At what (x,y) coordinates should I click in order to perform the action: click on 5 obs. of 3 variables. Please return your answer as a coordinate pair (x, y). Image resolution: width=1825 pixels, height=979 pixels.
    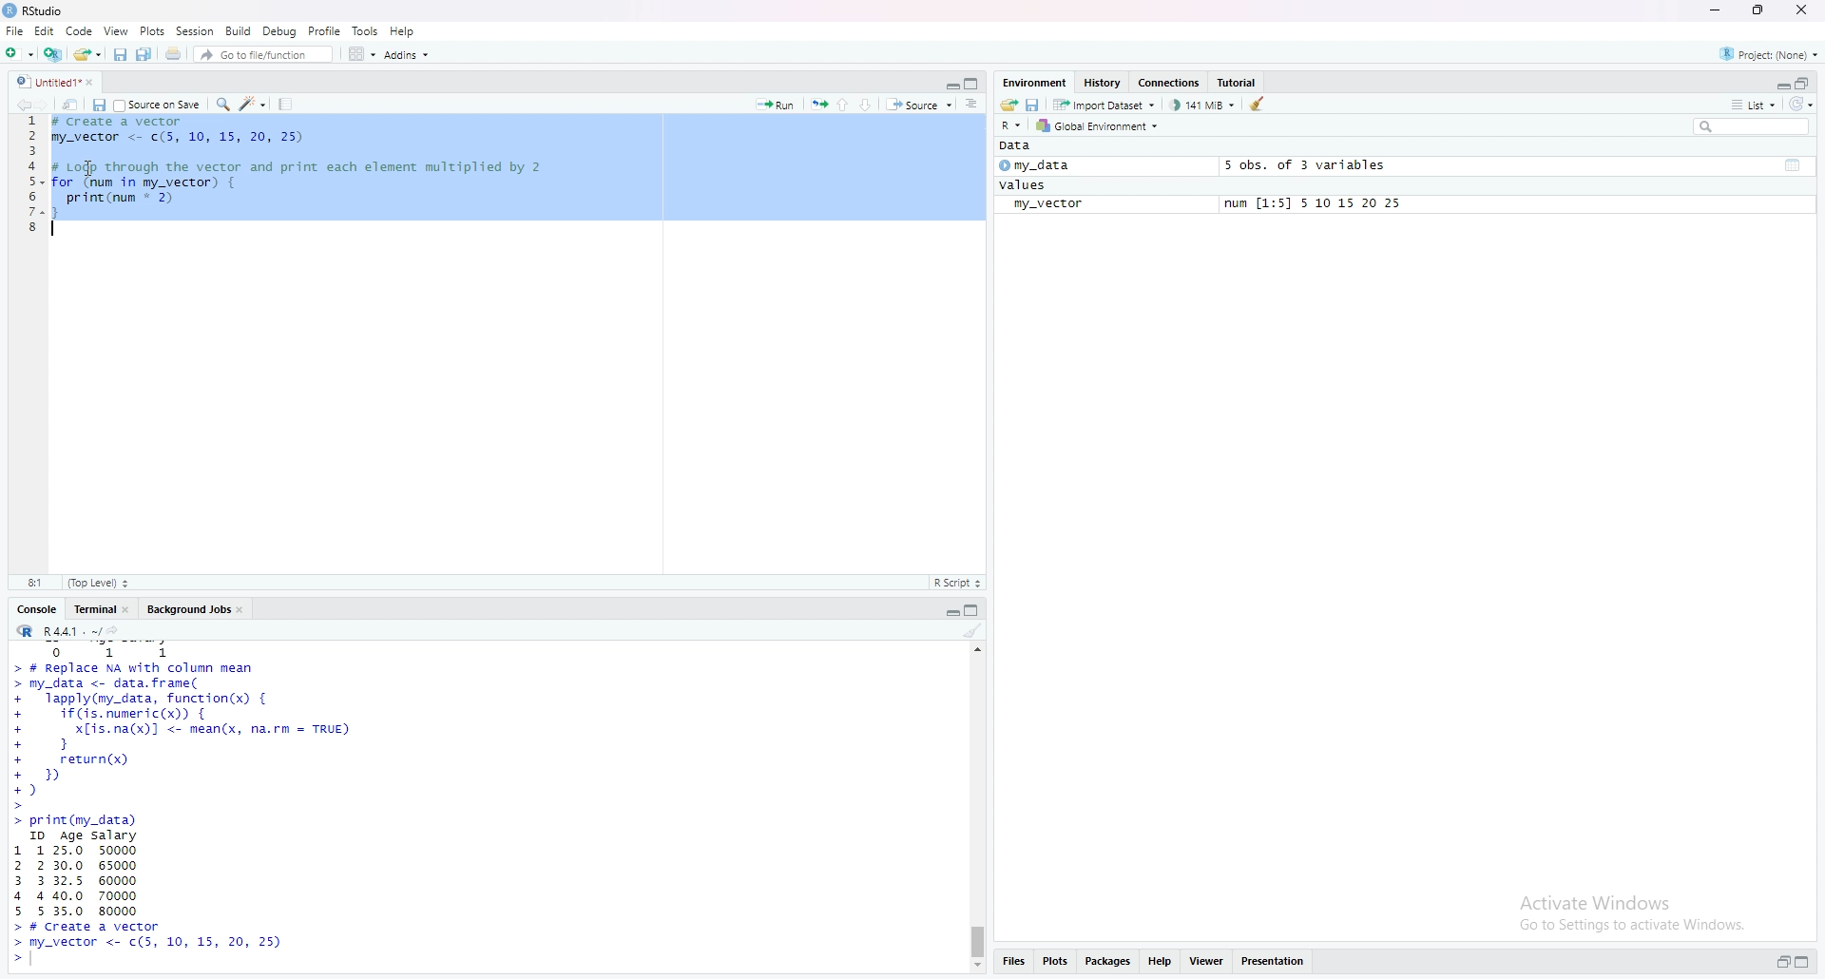
    Looking at the image, I should click on (1305, 165).